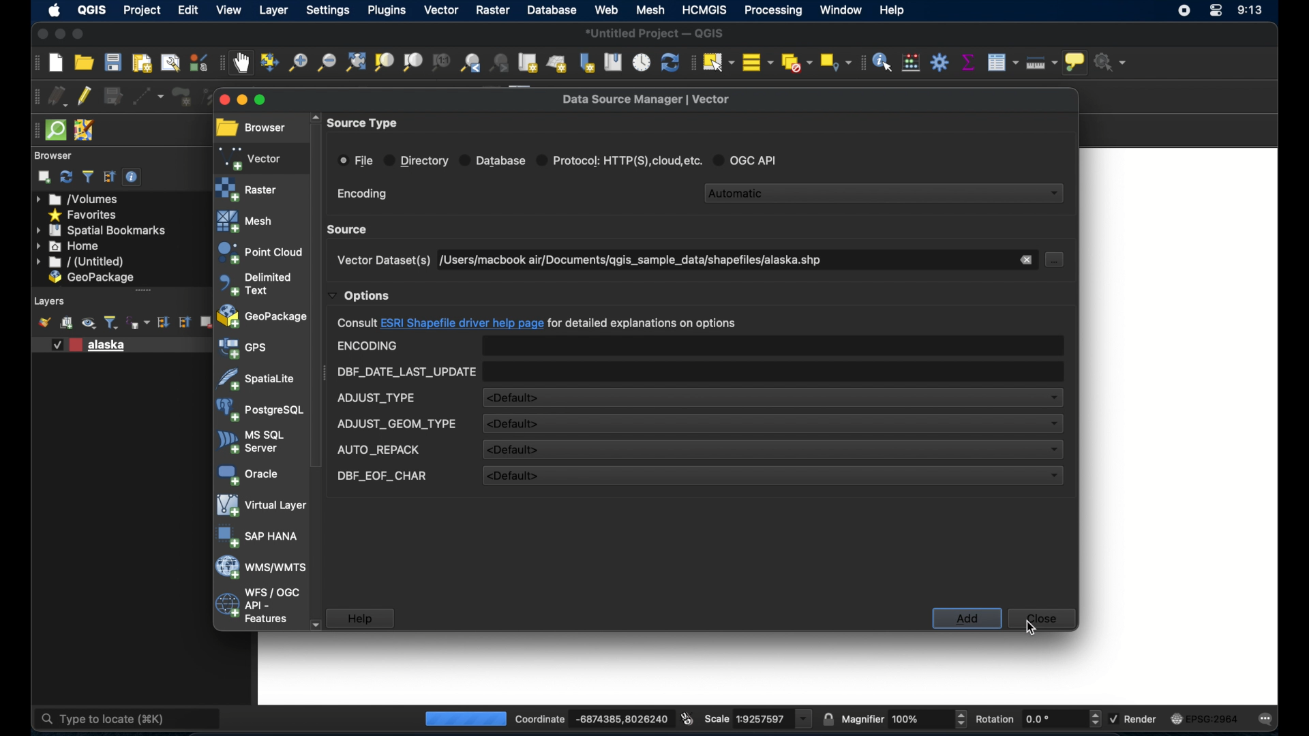  Describe the element at coordinates (897, 11) in the screenshot. I see `help` at that location.